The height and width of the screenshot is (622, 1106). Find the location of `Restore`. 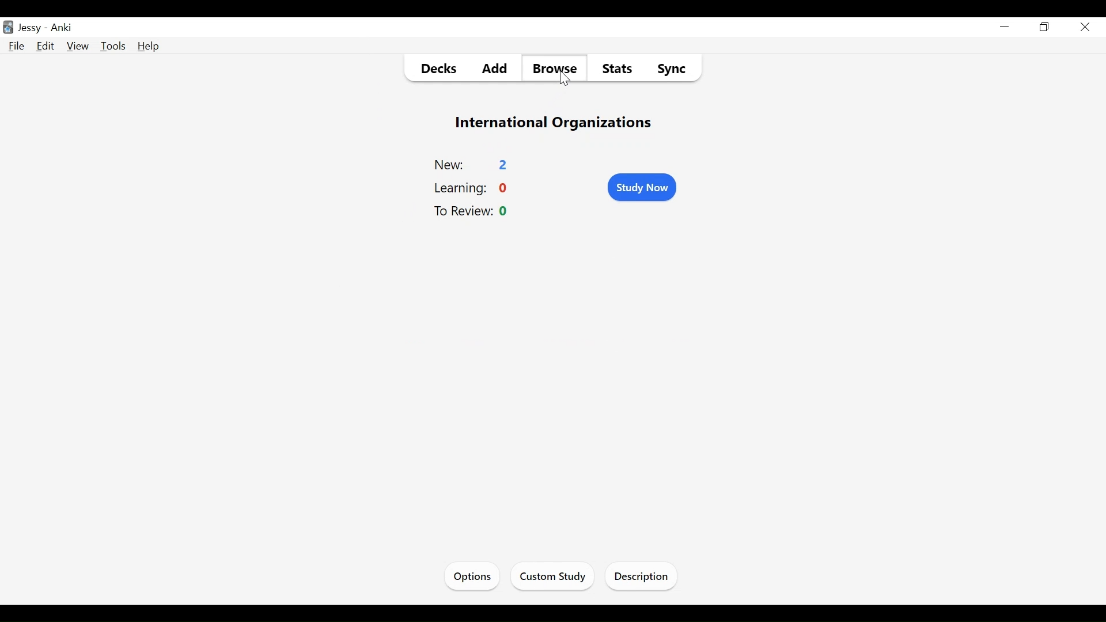

Restore is located at coordinates (1046, 27).